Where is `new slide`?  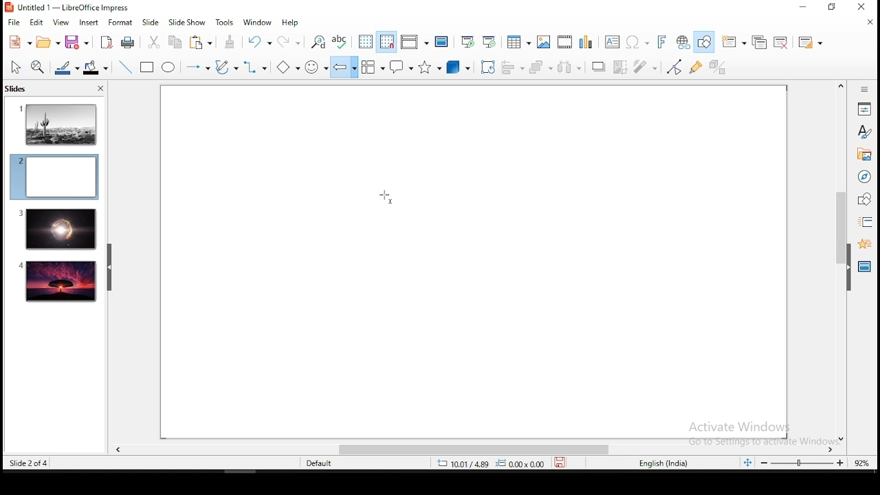
new slide is located at coordinates (735, 41).